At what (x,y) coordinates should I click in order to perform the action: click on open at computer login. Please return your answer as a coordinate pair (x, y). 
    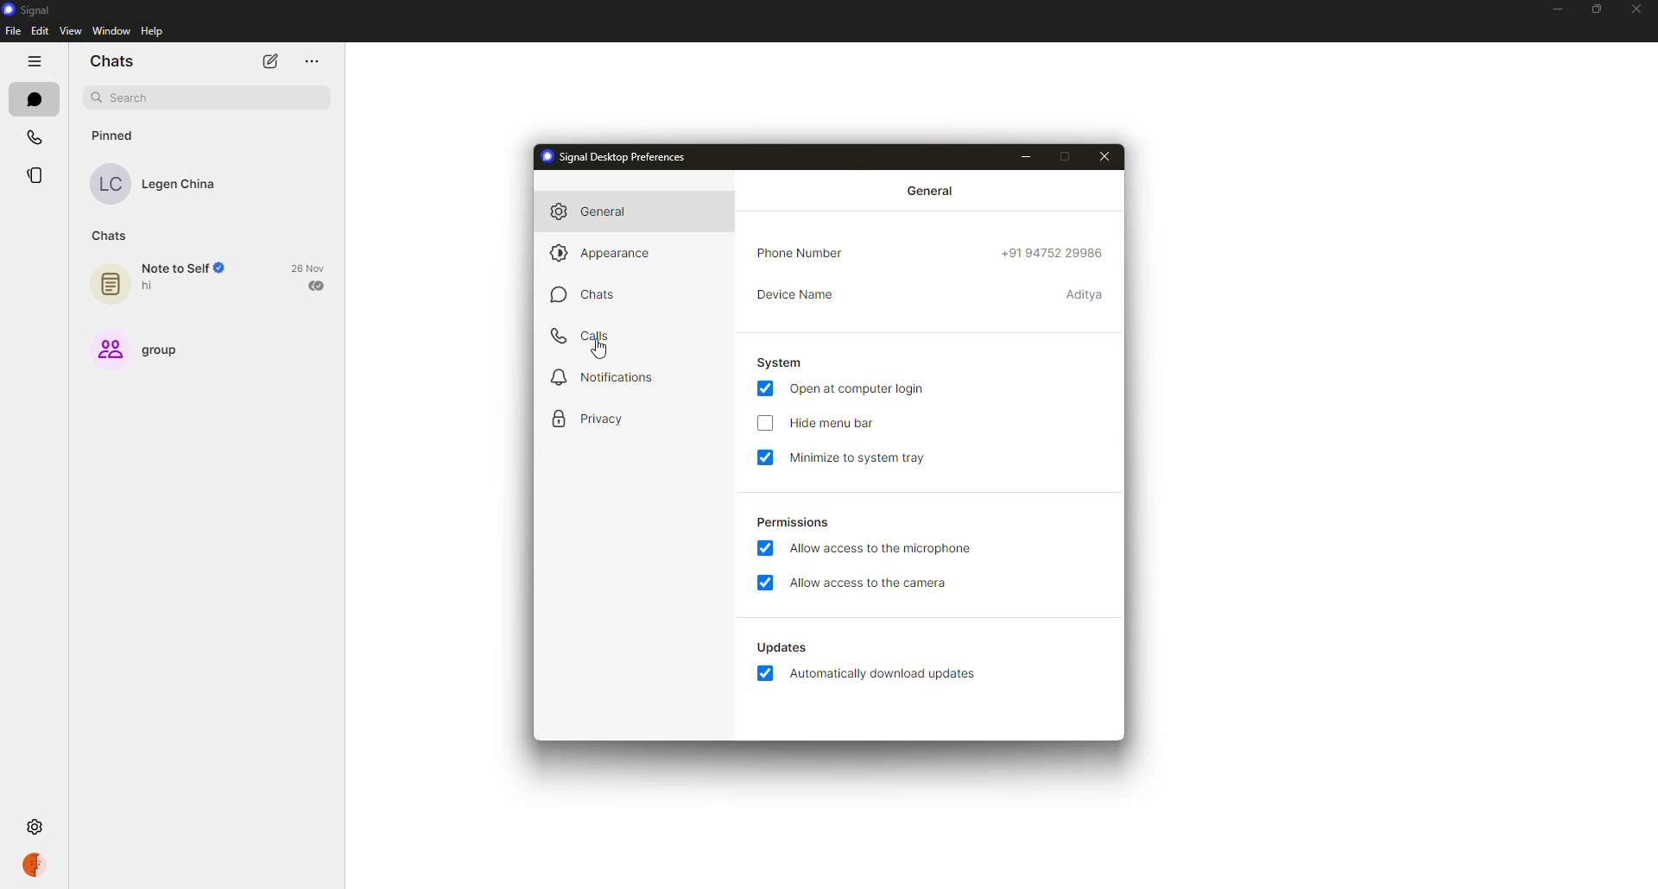
    Looking at the image, I should click on (861, 388).